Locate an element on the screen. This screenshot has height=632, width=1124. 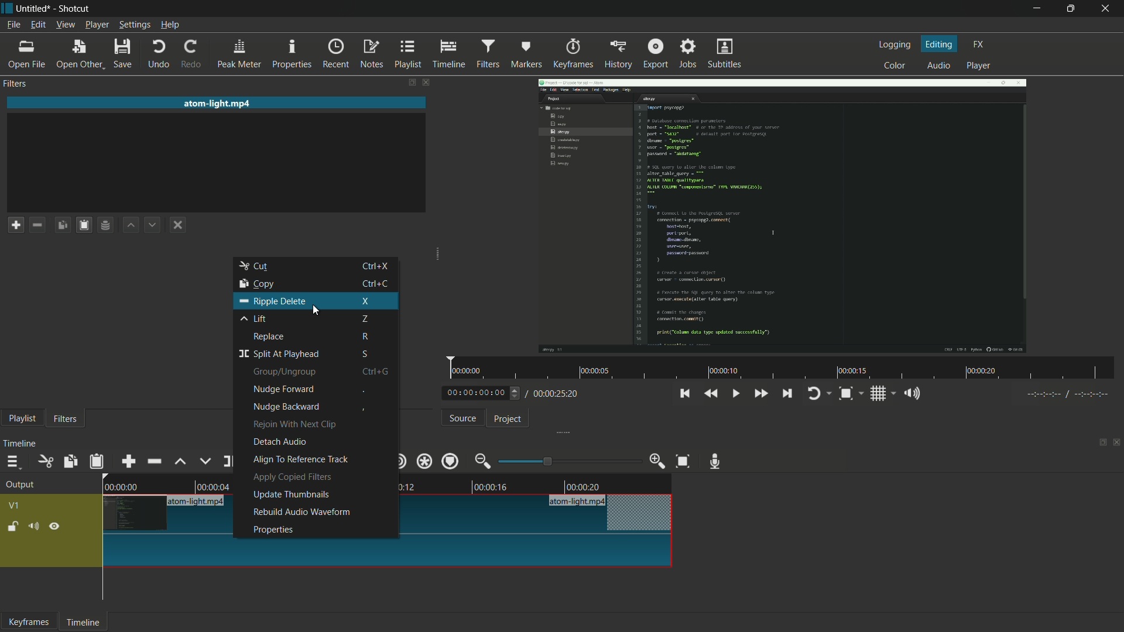
toggle grid is located at coordinates (879, 394).